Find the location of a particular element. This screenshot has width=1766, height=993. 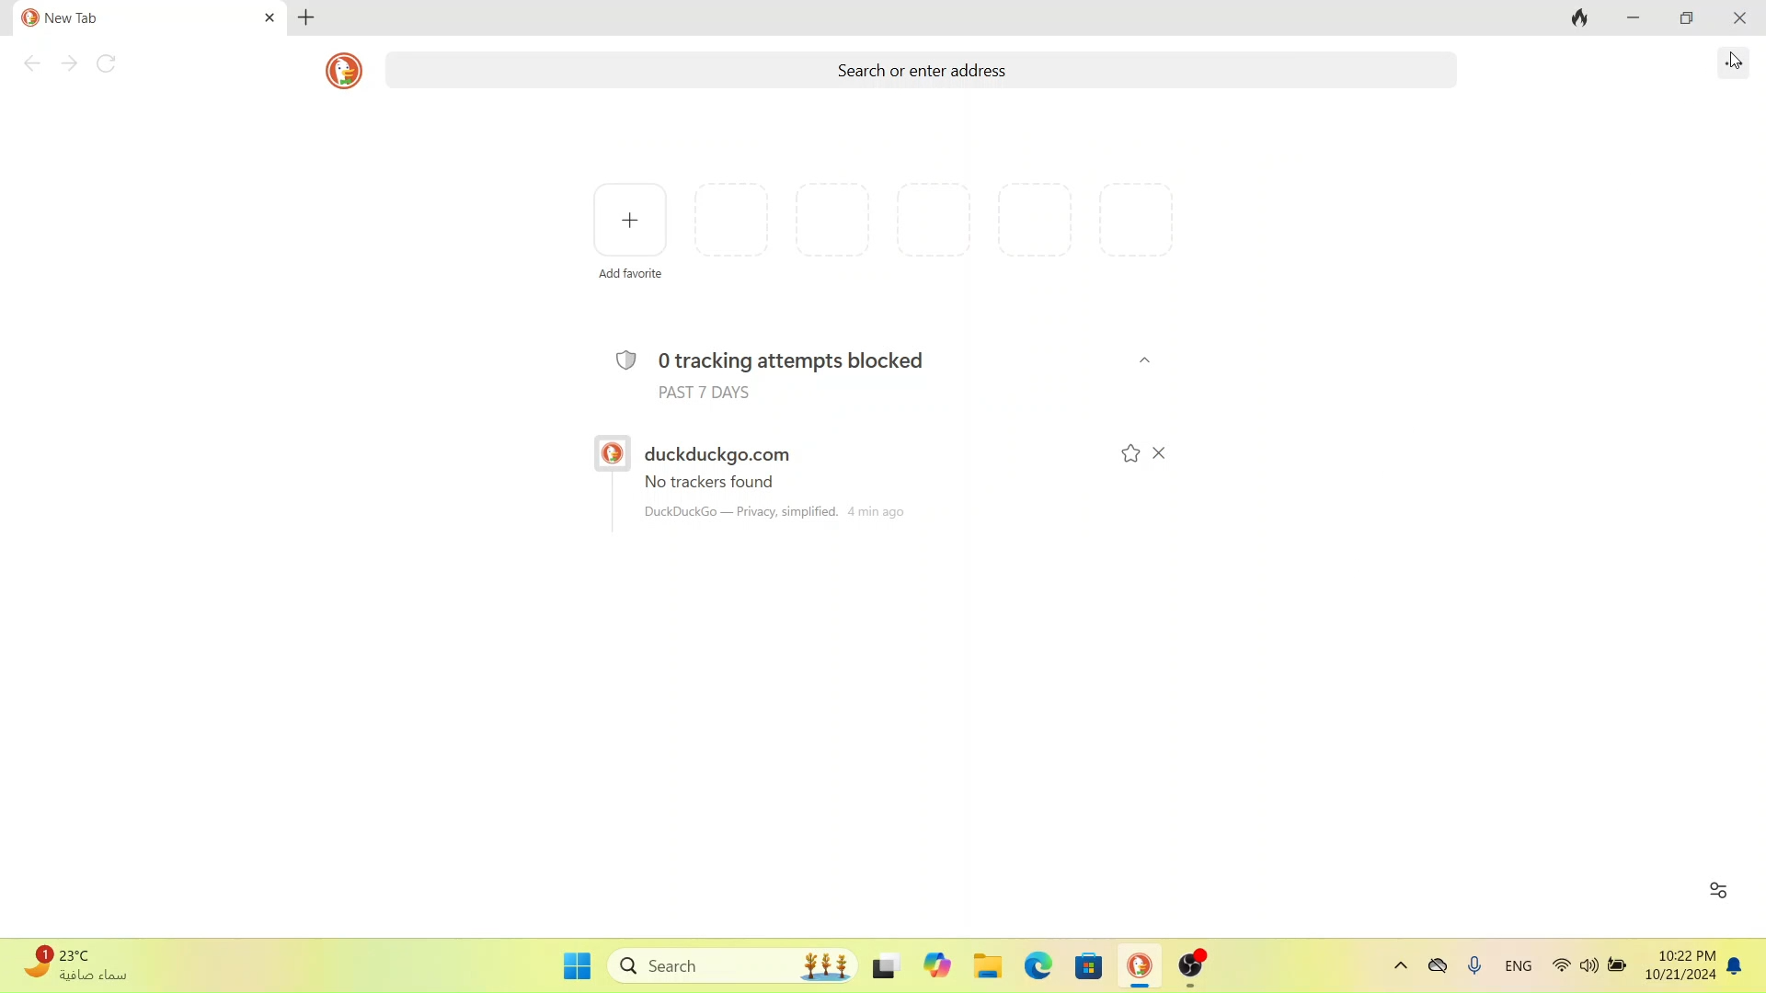

customize duckduckgo is located at coordinates (1717, 888).